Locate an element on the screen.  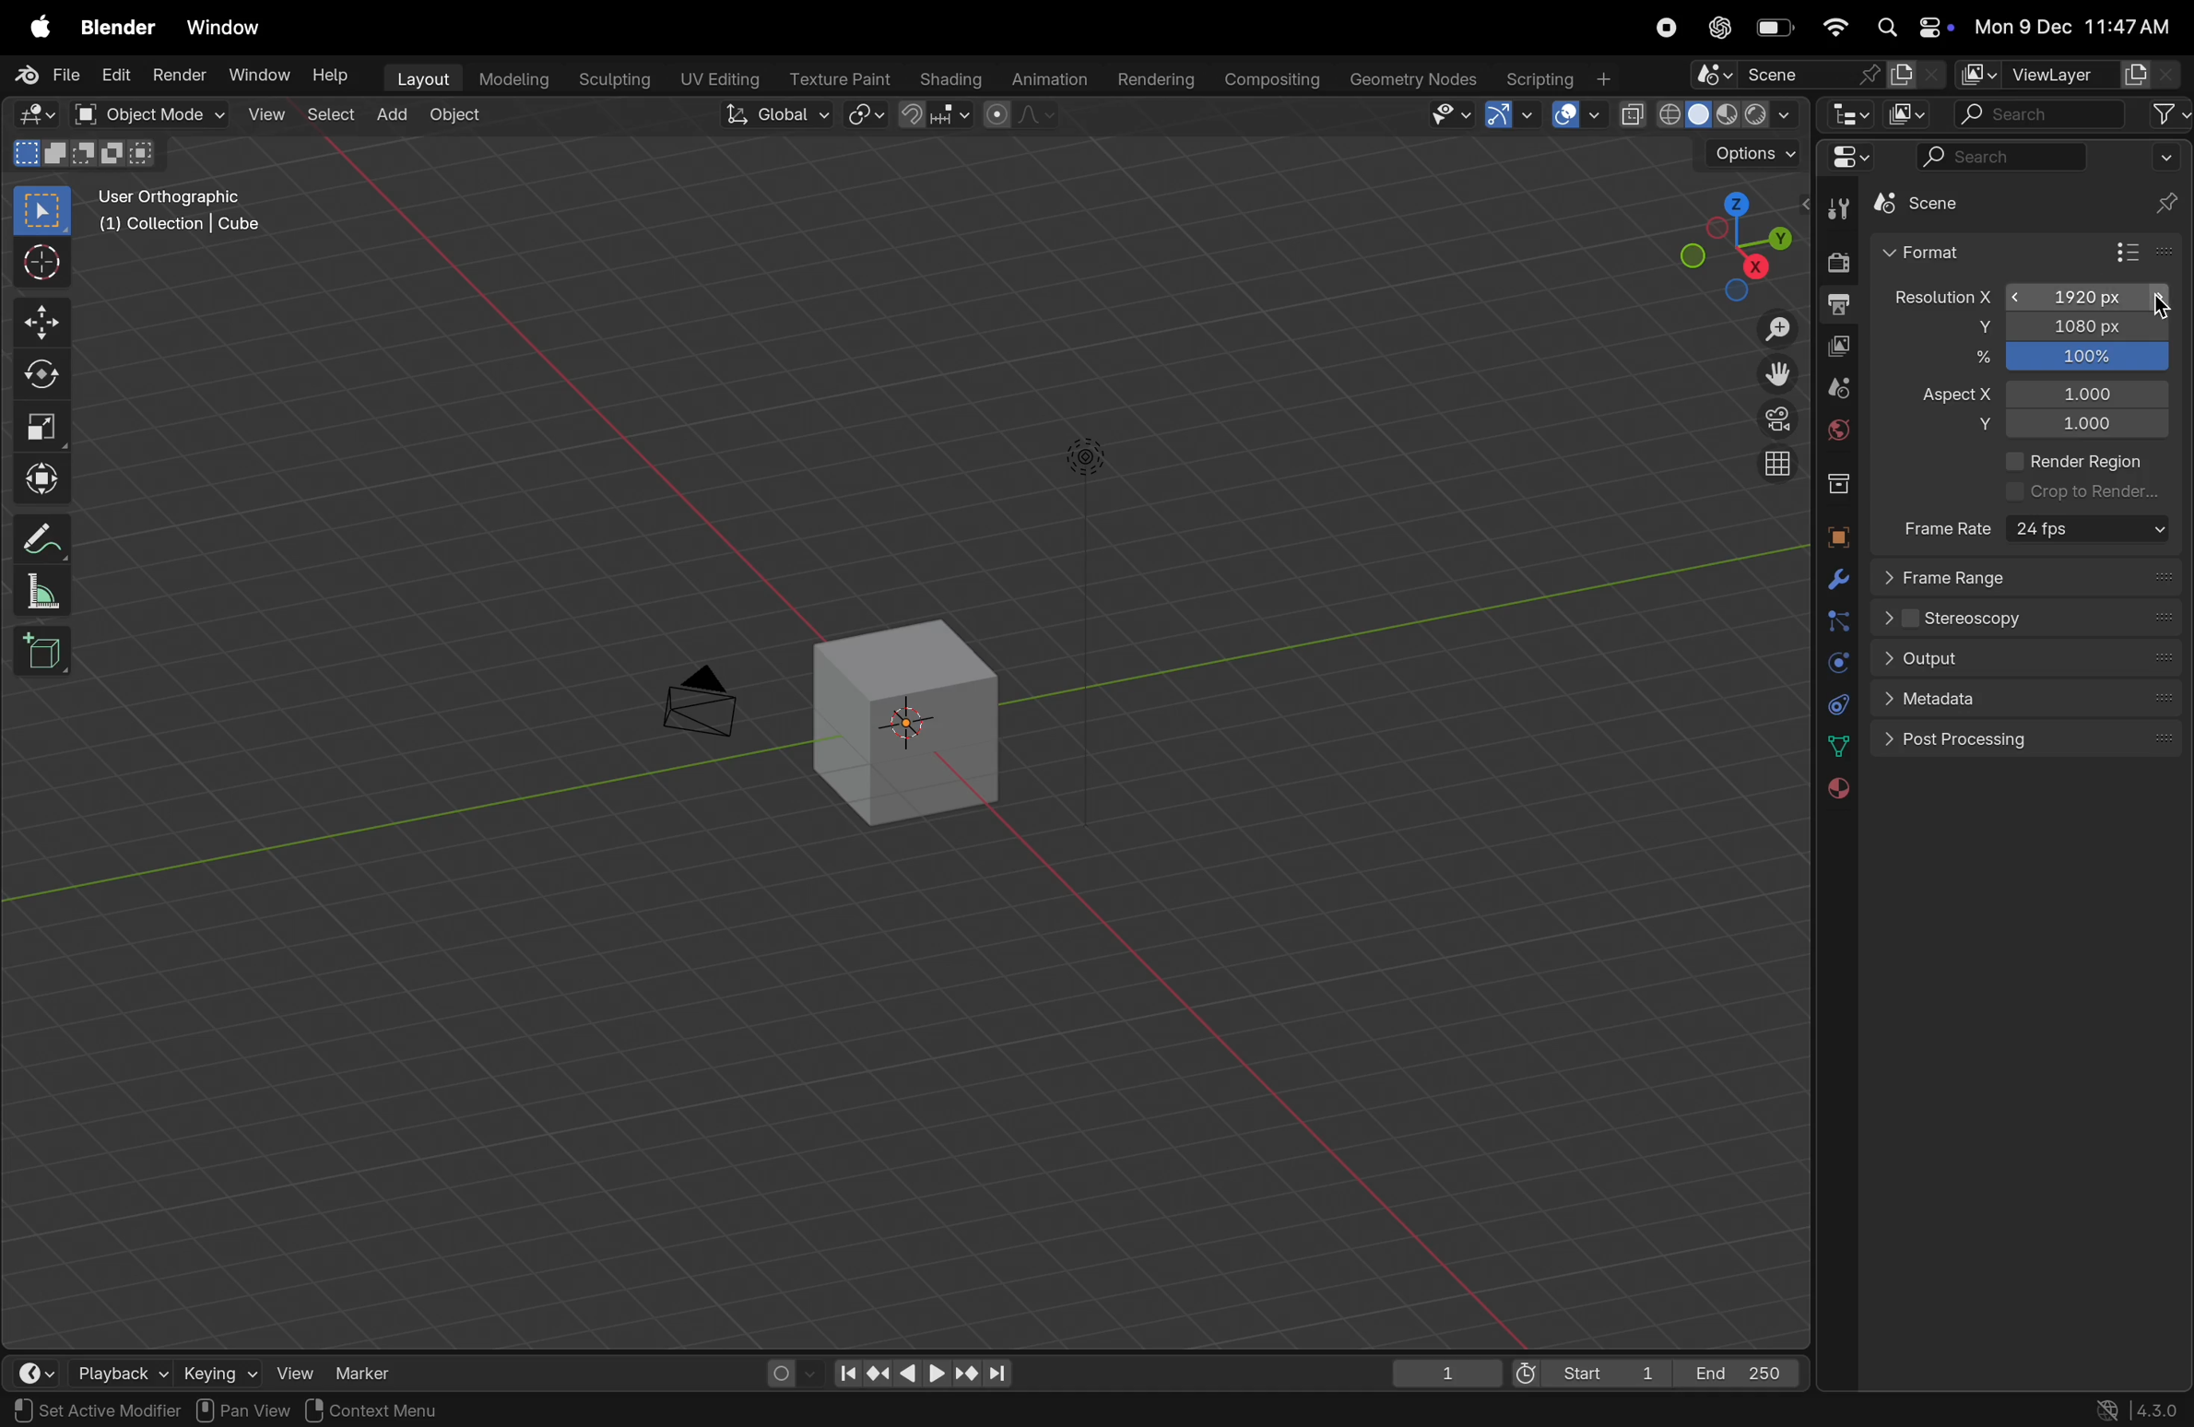
battery is located at coordinates (1769, 29).